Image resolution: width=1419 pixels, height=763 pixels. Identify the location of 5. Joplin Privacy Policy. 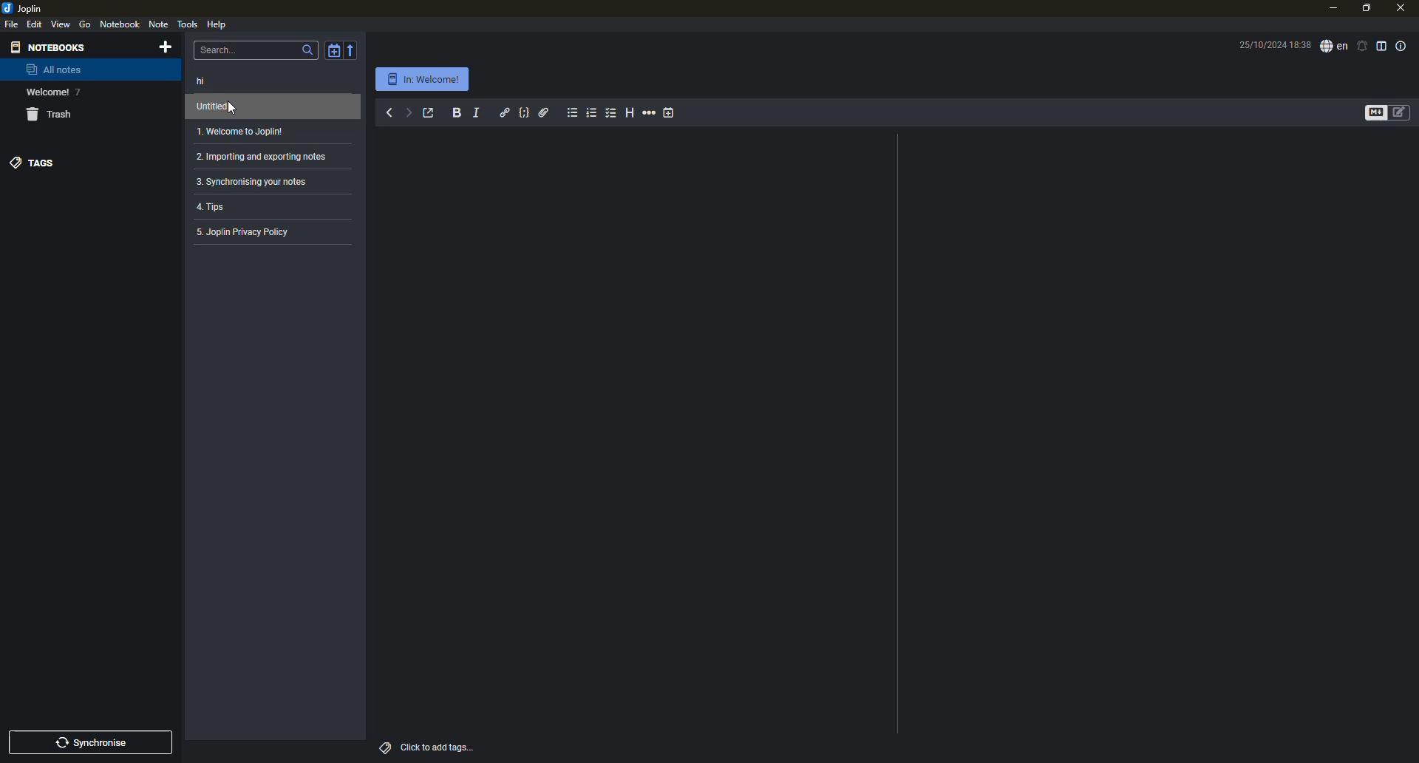
(247, 235).